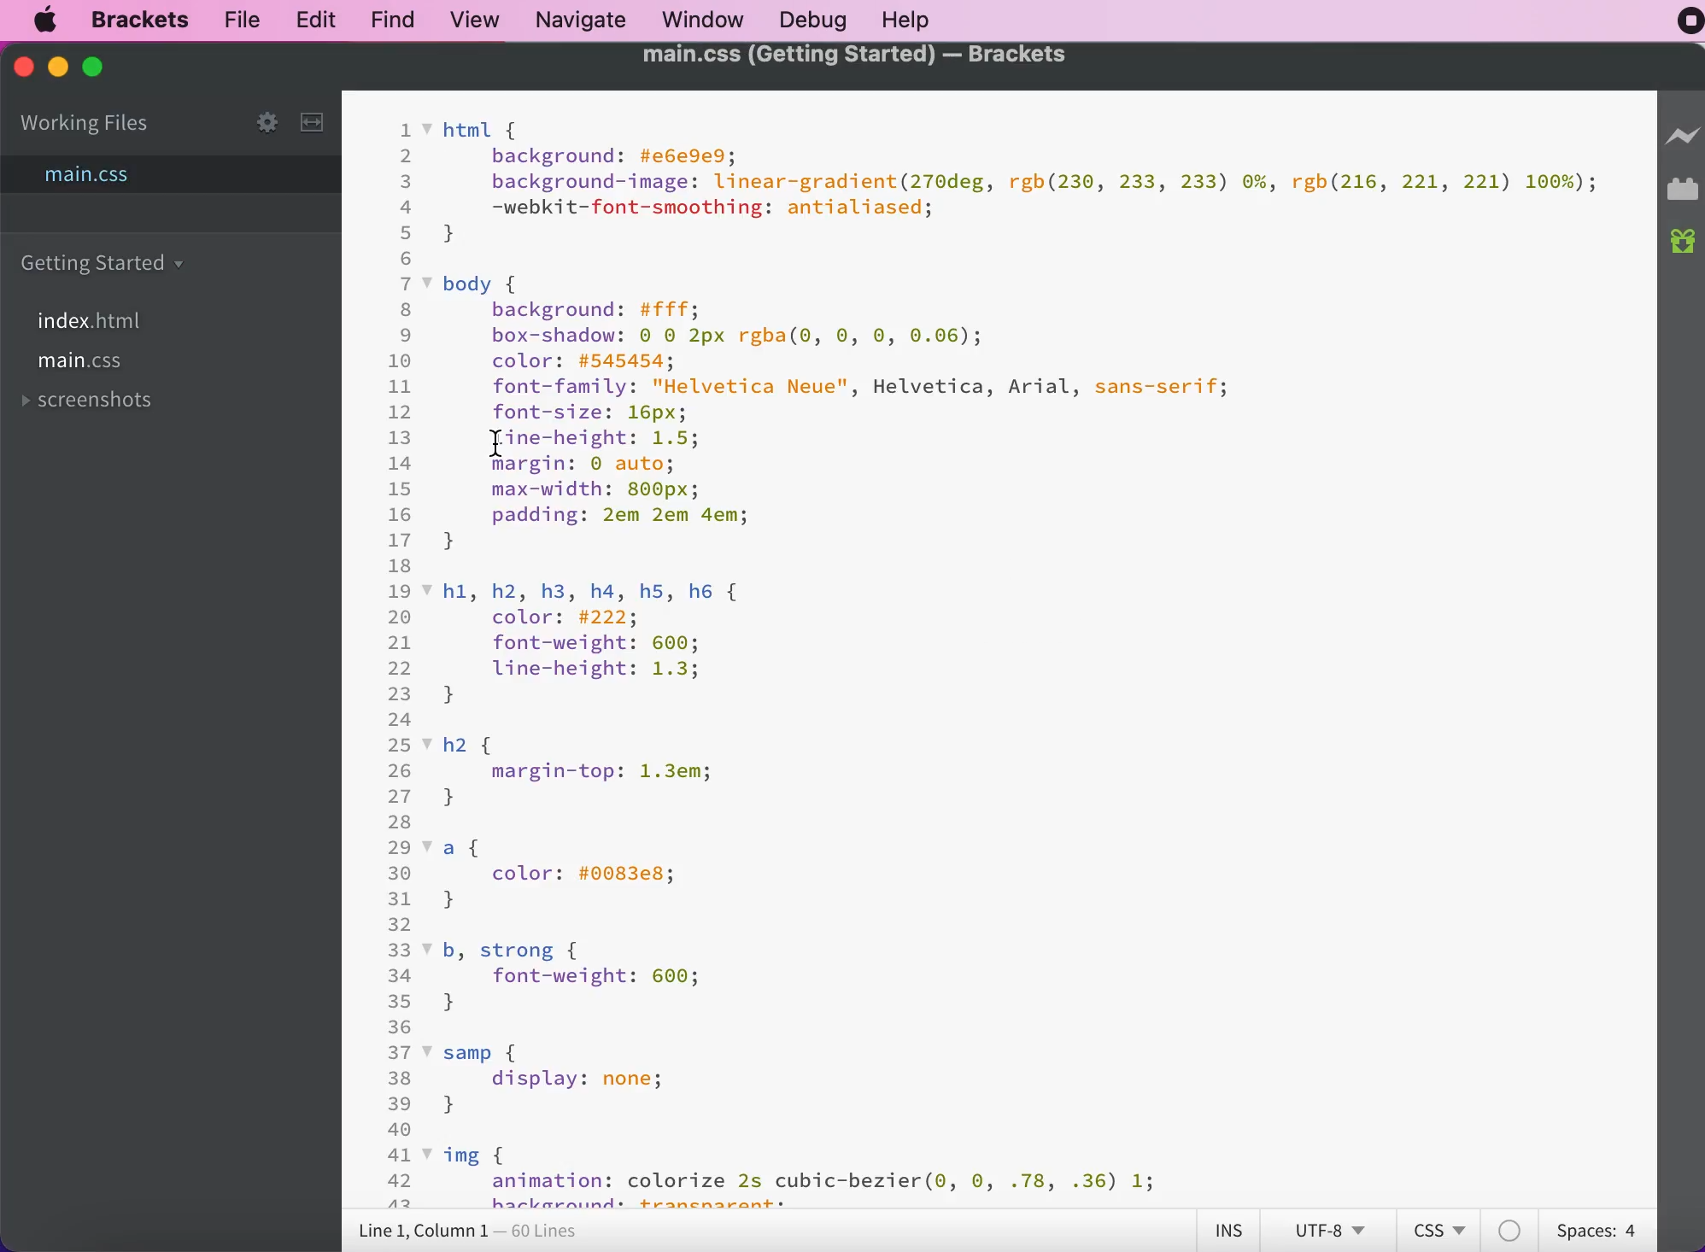 This screenshot has width=1705, height=1252. I want to click on extension manager, so click(1682, 188).